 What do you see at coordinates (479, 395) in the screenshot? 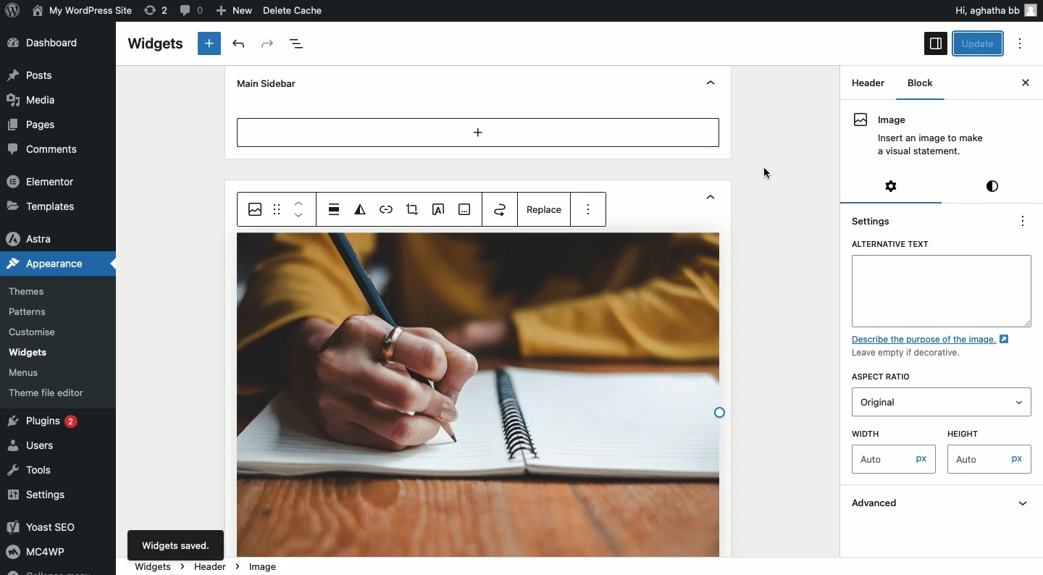
I see `Header image added` at bounding box center [479, 395].